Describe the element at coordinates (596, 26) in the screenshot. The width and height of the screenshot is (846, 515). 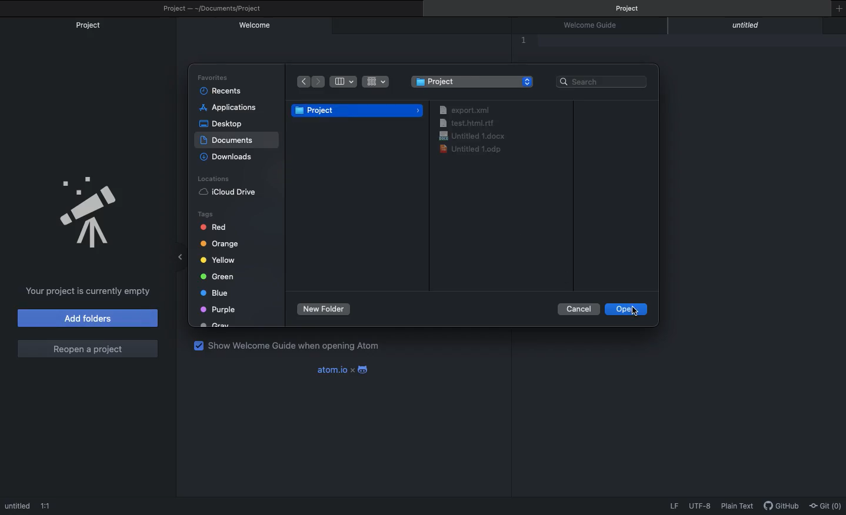
I see `Welcome guide` at that location.